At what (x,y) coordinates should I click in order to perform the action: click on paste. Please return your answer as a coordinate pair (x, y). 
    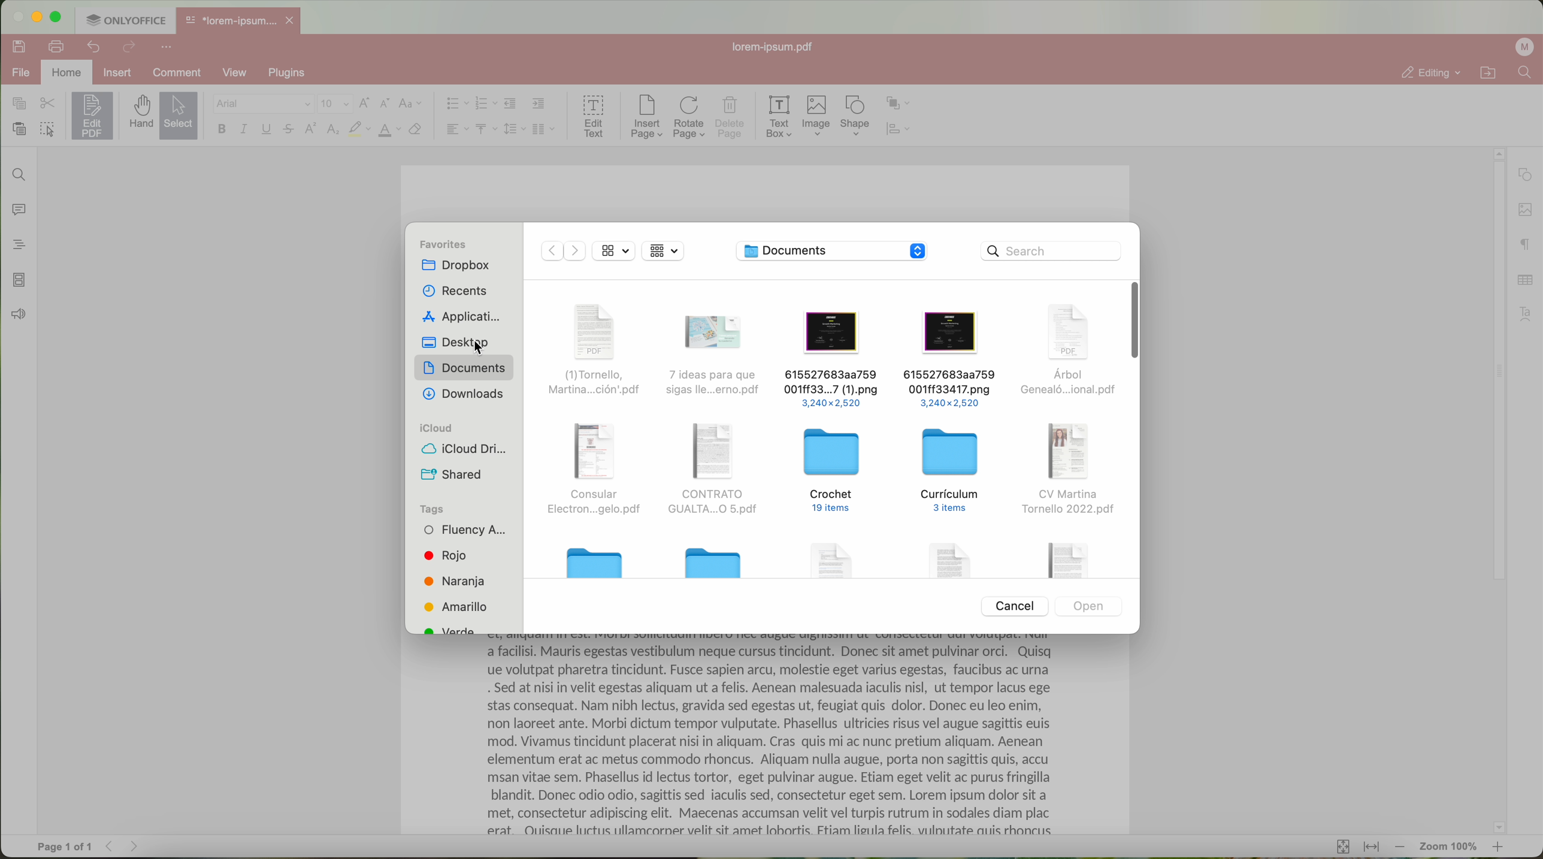
    Looking at the image, I should click on (19, 129).